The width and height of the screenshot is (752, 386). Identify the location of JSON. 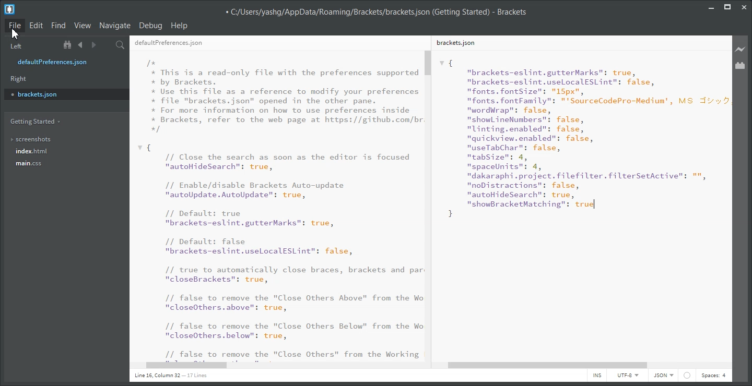
(664, 376).